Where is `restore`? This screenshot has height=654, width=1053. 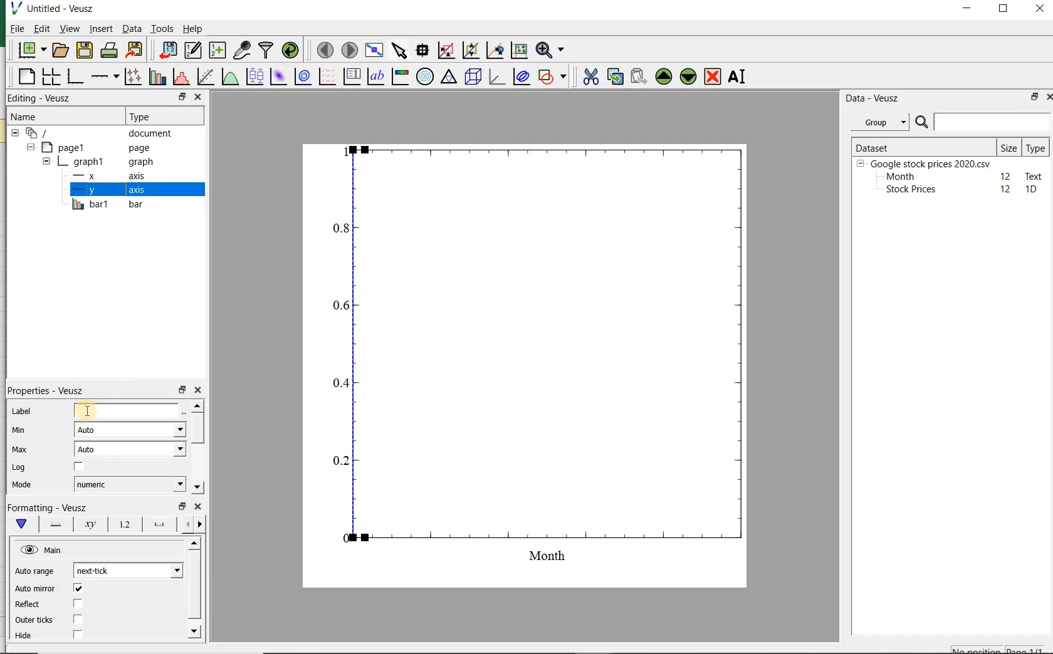 restore is located at coordinates (1032, 98).